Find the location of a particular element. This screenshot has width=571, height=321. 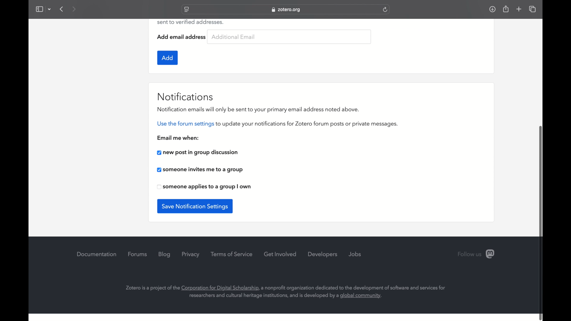

documentation is located at coordinates (96, 254).